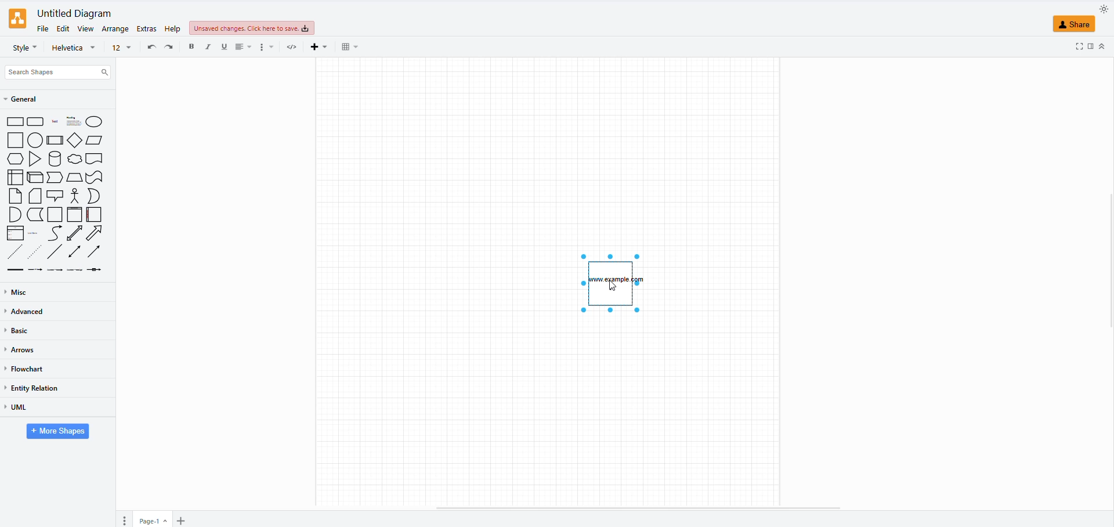  I want to click on And, so click(16, 215).